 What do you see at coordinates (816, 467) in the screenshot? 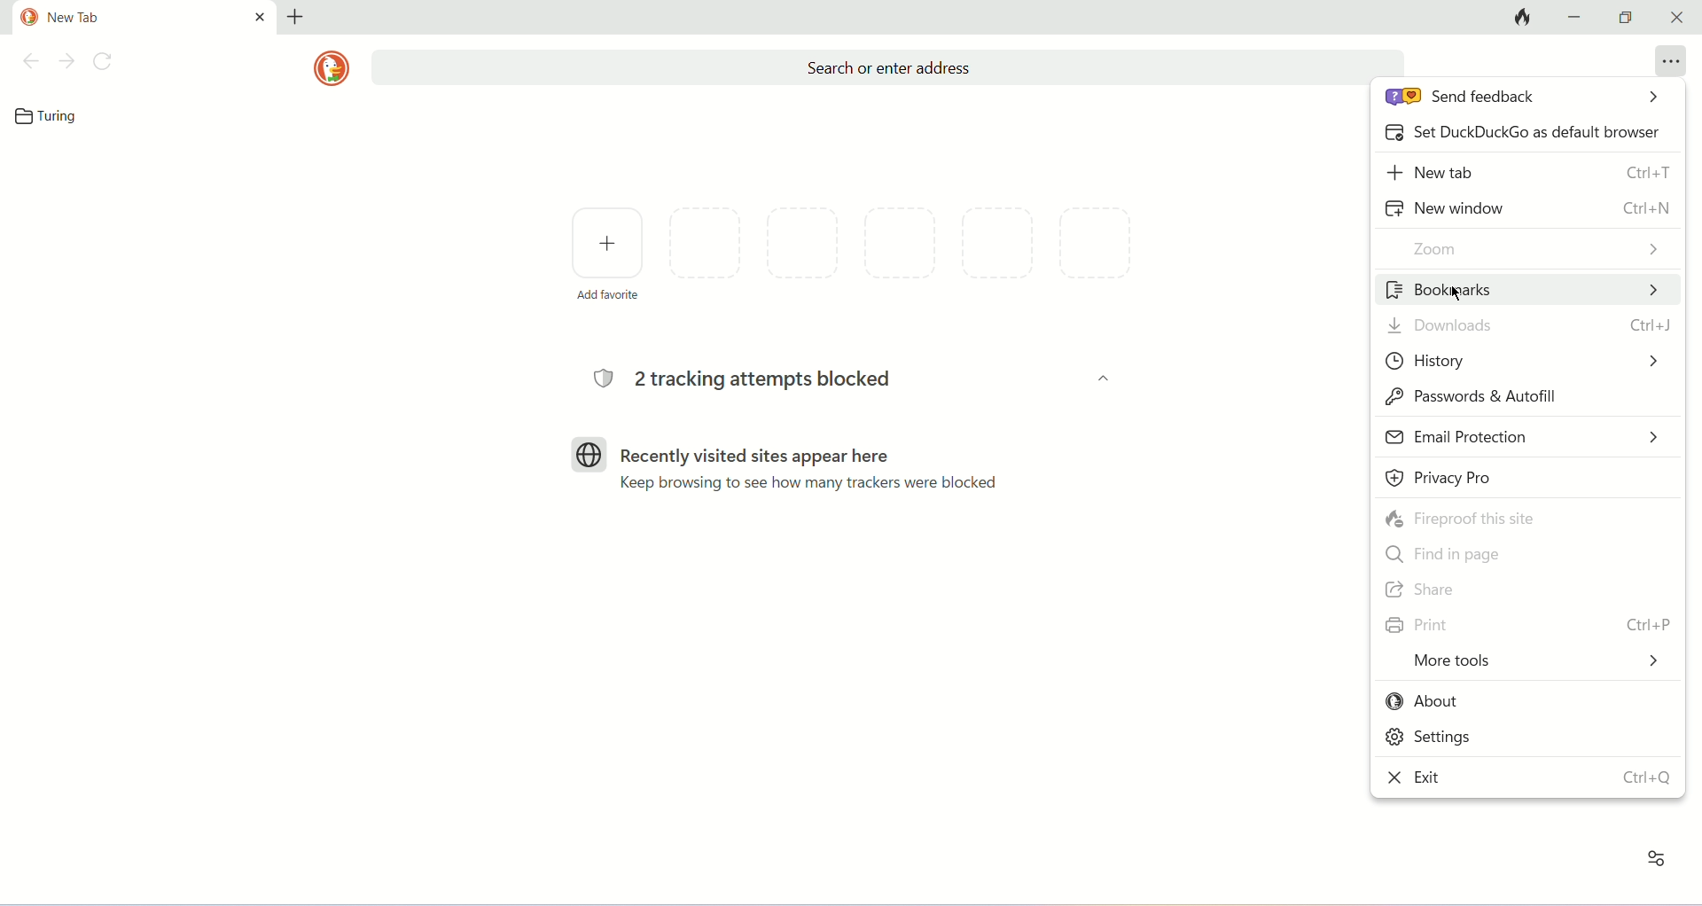
I see `Recently visited sites appear here
Keep browsing to see how many trackers were blocked` at bounding box center [816, 467].